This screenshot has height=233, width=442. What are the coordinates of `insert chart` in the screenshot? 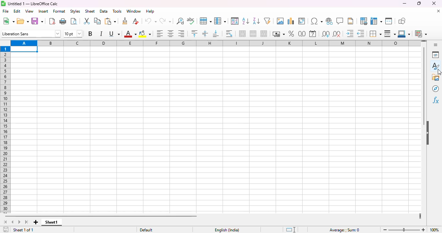 It's located at (291, 21).